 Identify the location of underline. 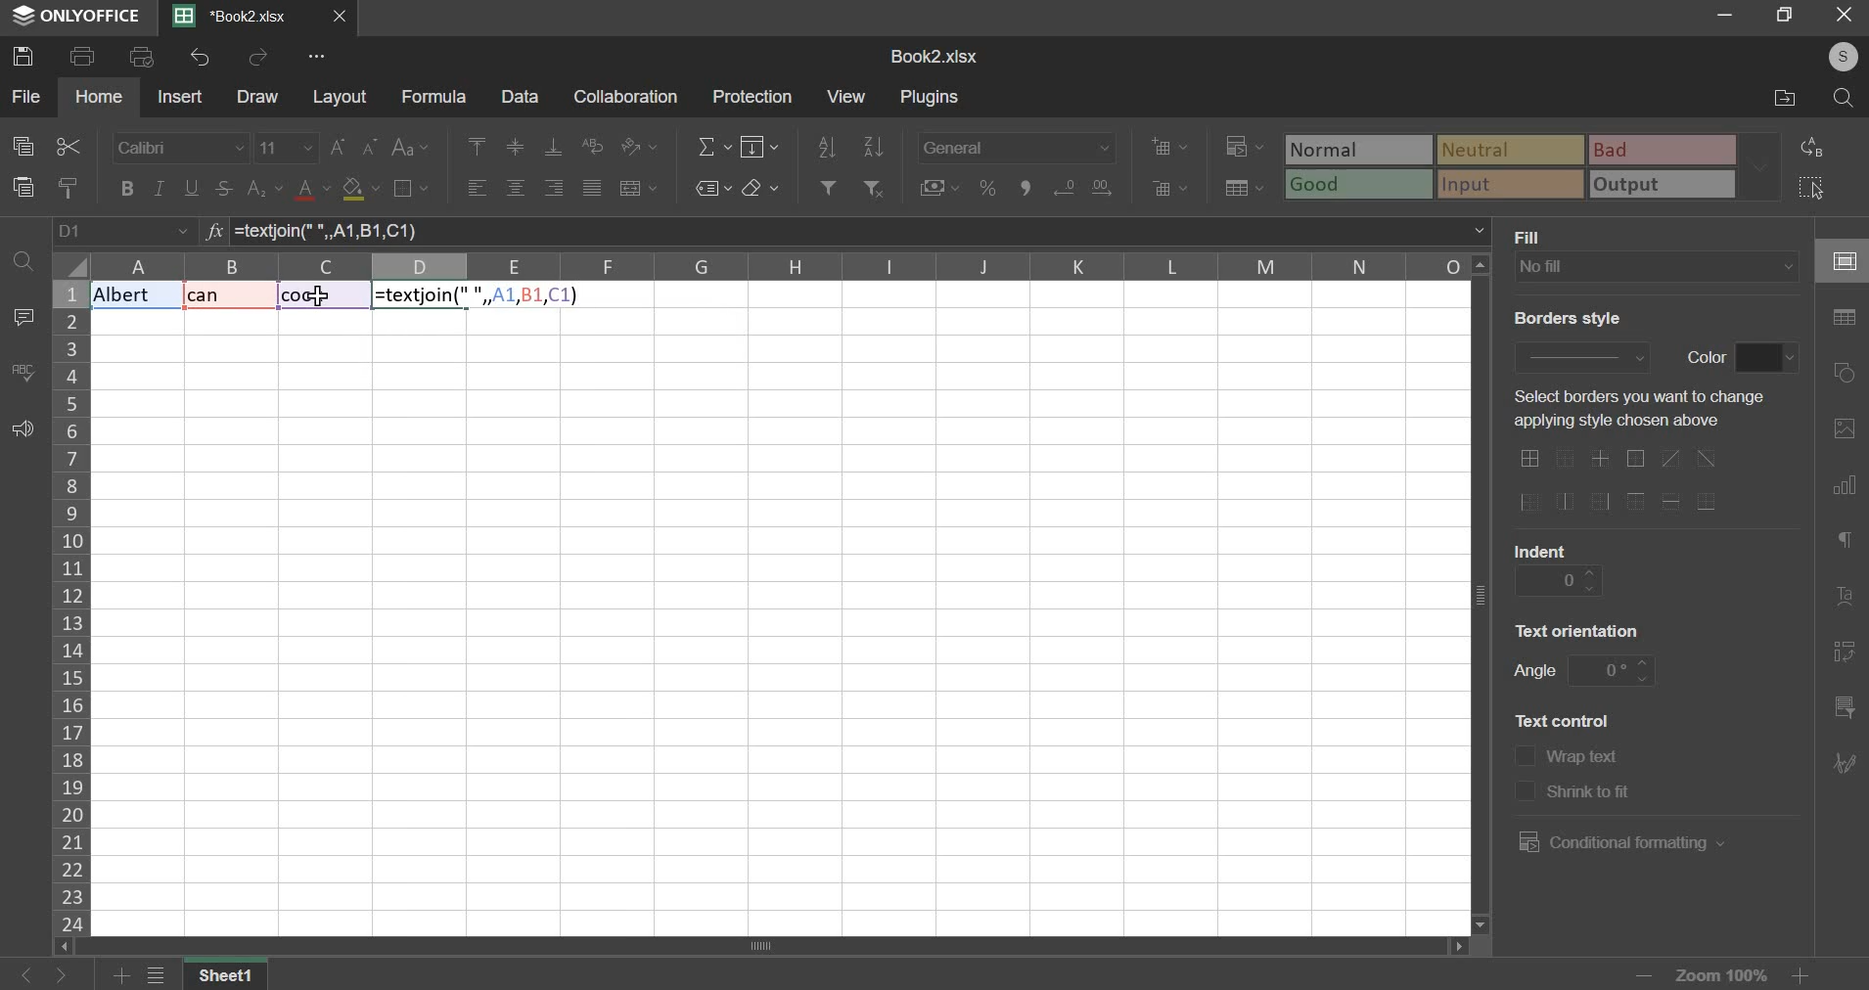
(193, 188).